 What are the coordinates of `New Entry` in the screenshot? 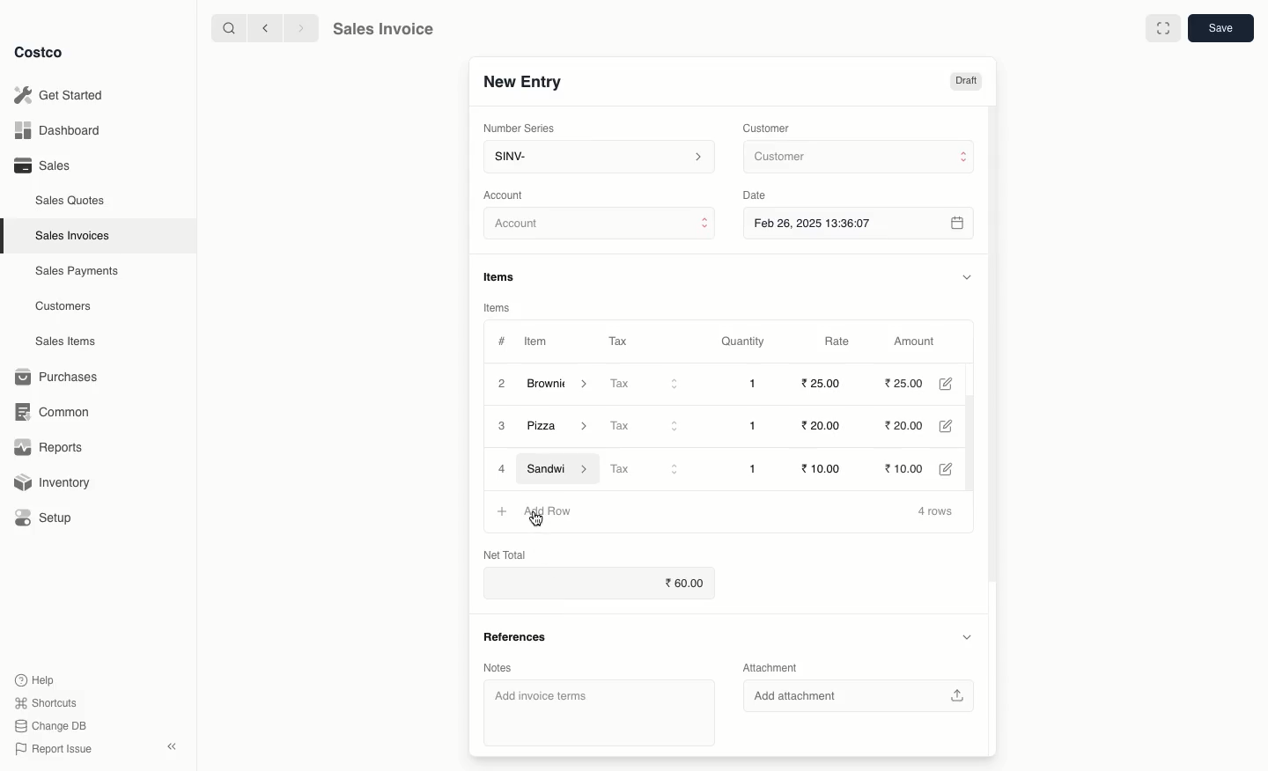 It's located at (521, 81).